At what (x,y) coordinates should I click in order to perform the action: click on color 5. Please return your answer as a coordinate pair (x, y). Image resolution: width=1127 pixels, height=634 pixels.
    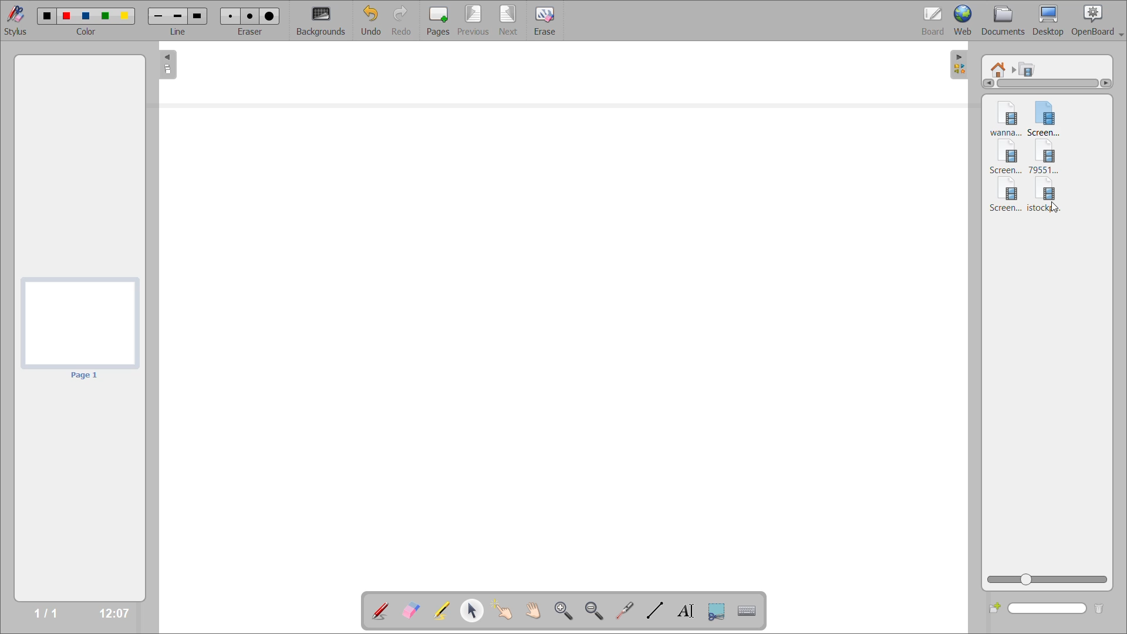
    Looking at the image, I should click on (126, 15).